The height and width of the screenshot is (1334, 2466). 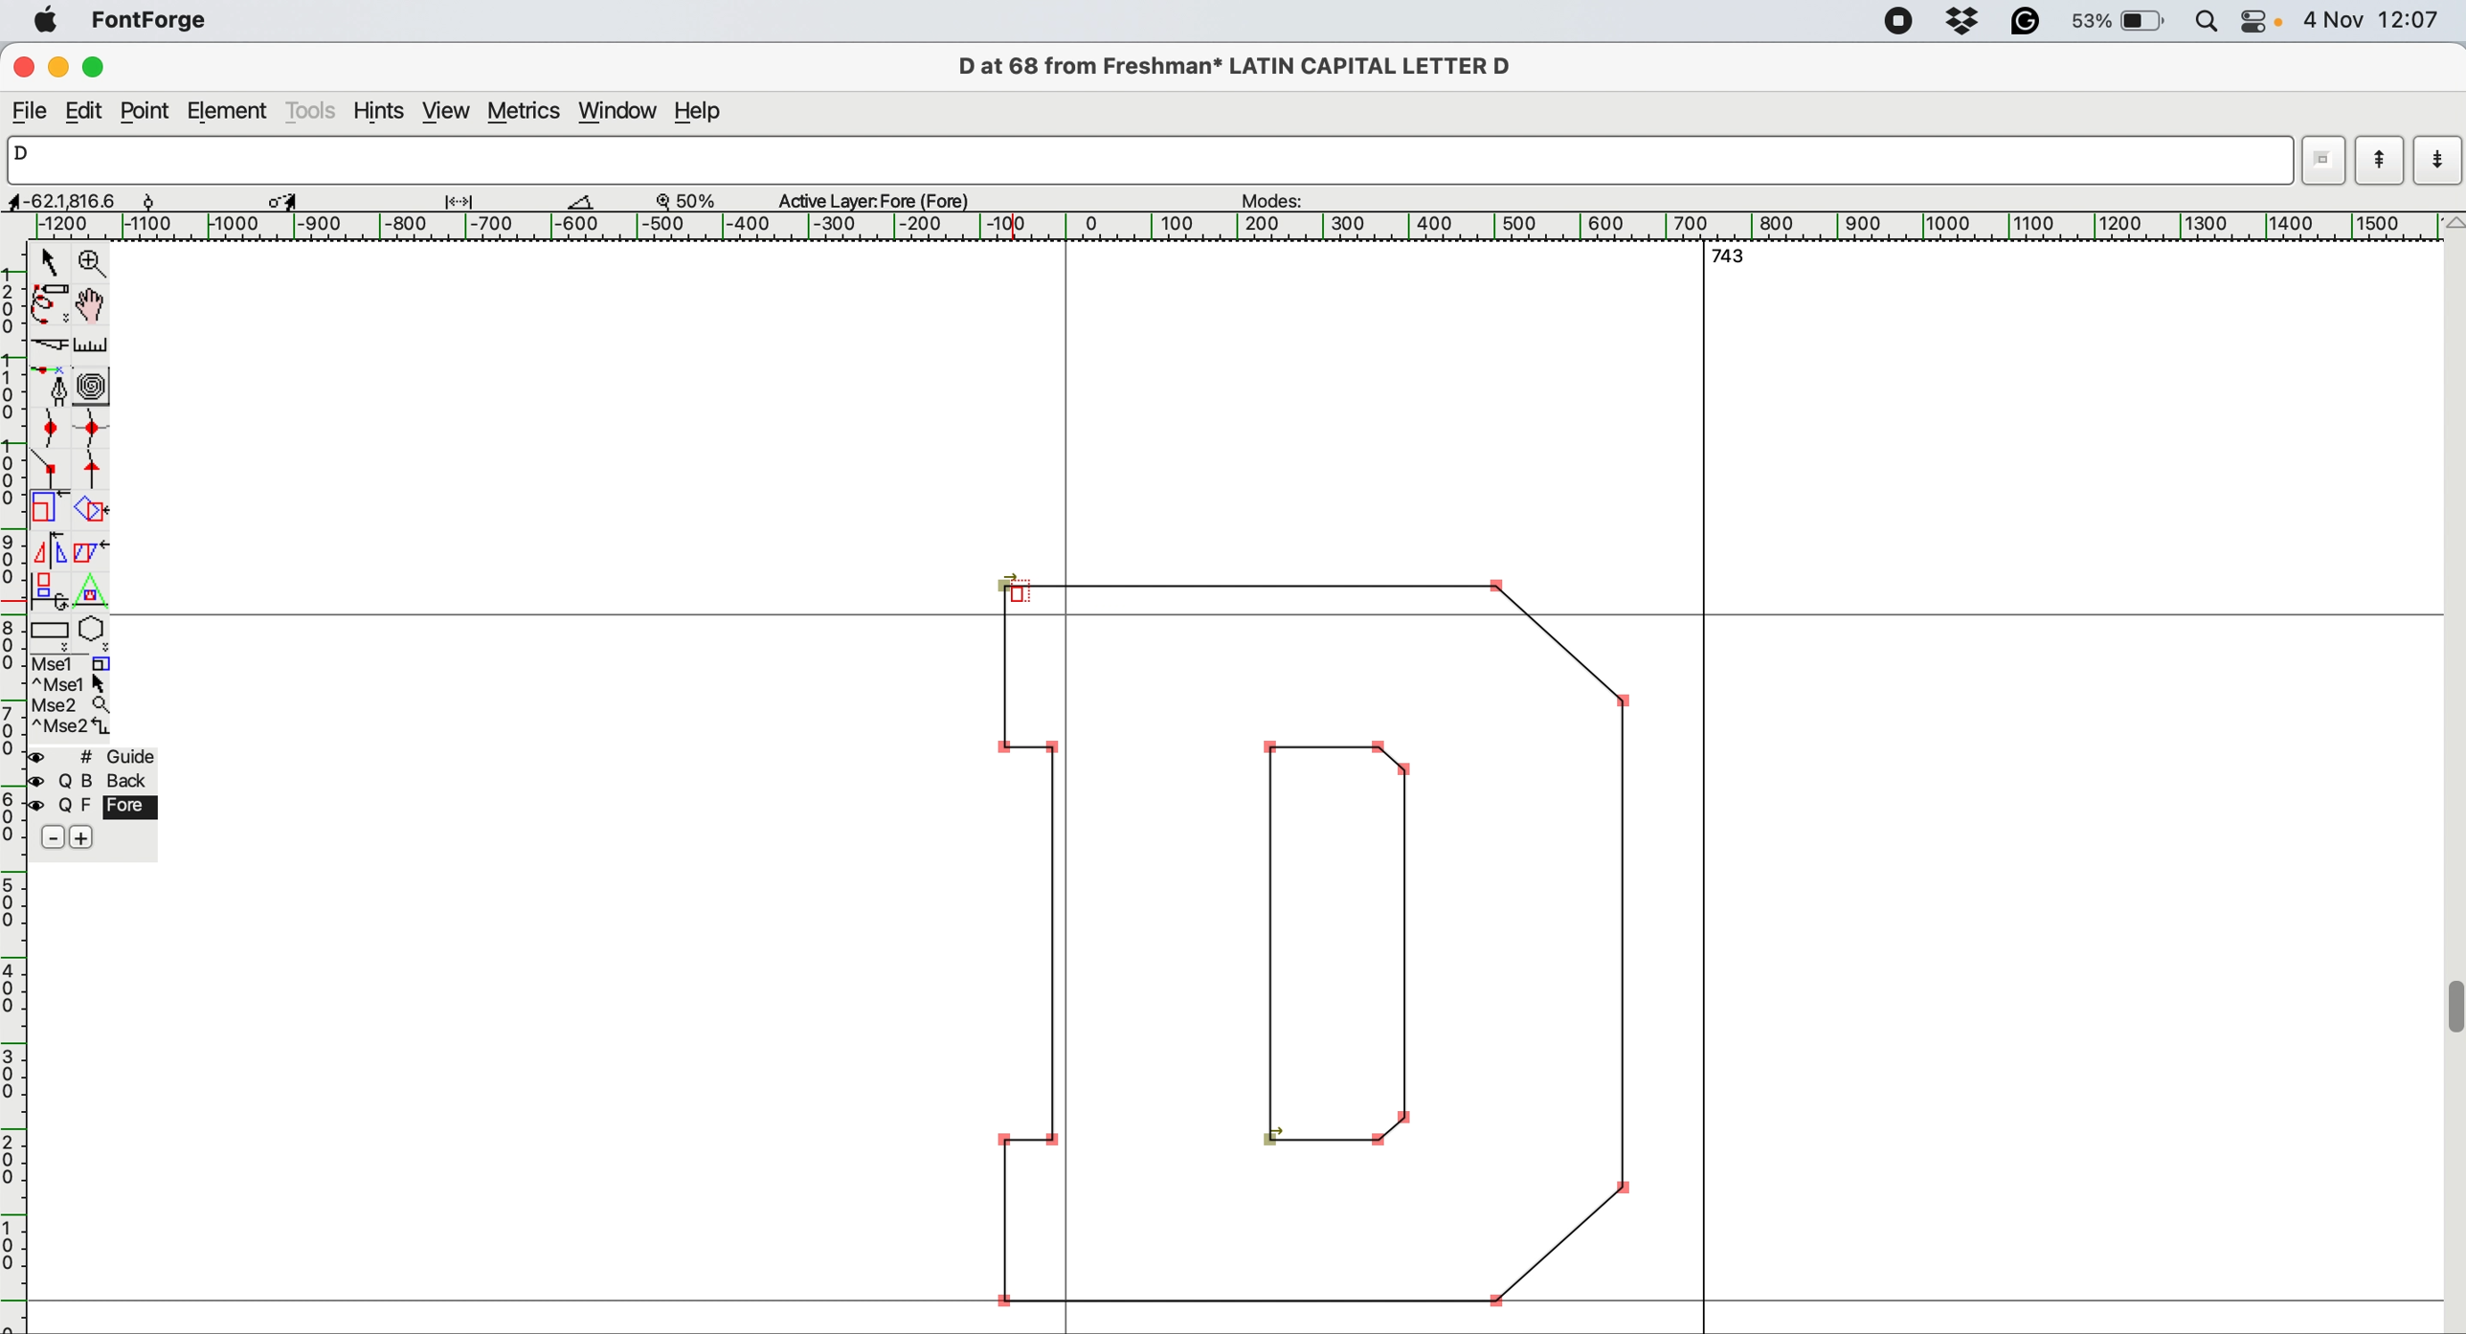 I want to click on rotate selection in 3d, so click(x=46, y=590).